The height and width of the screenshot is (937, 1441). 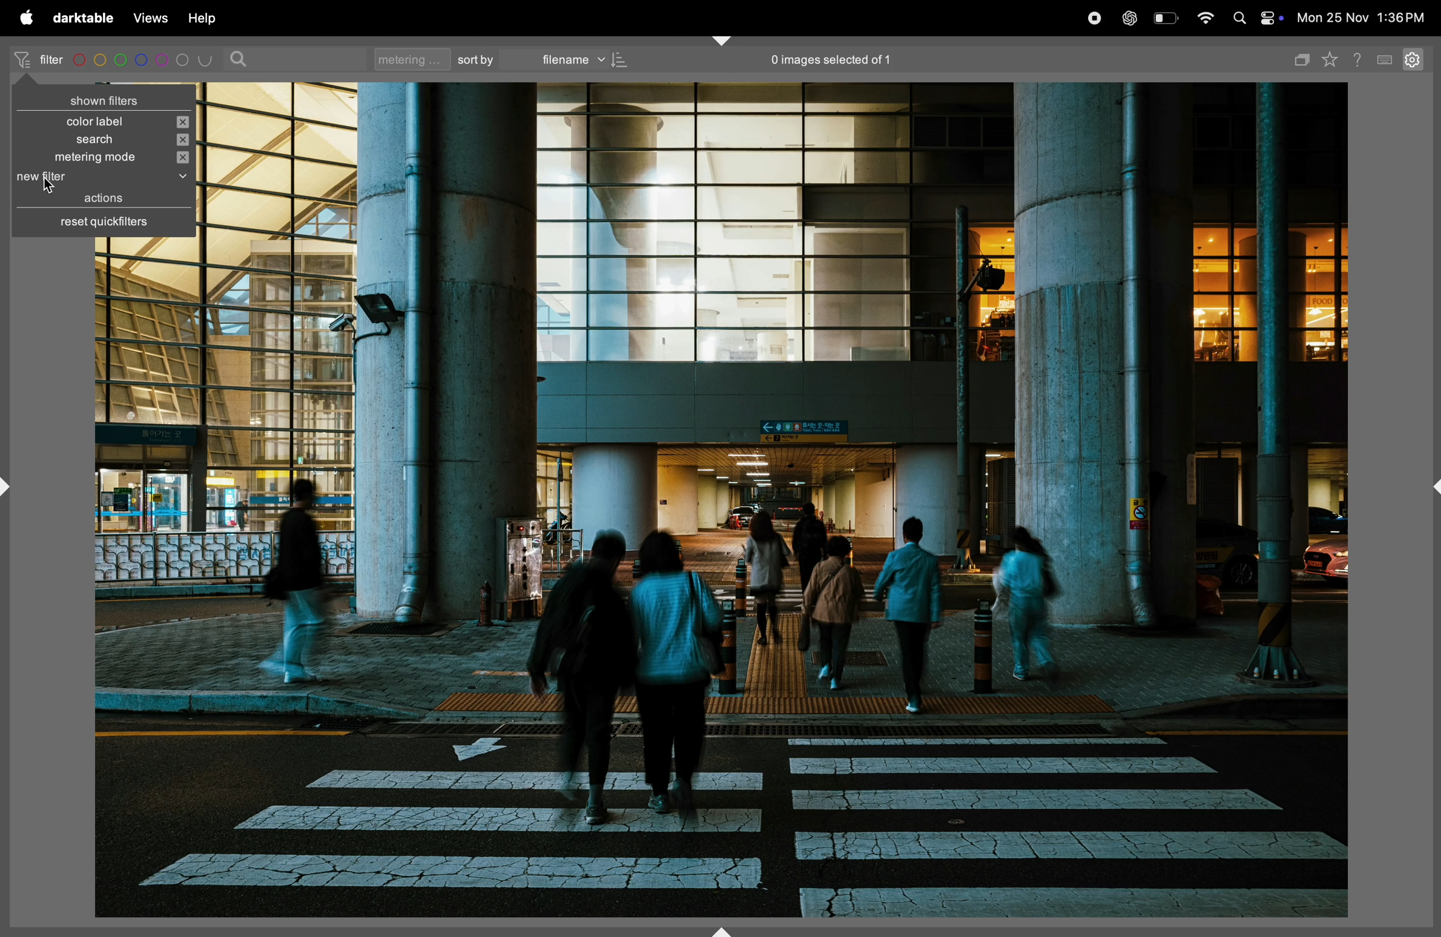 I want to click on color code, so click(x=143, y=59).